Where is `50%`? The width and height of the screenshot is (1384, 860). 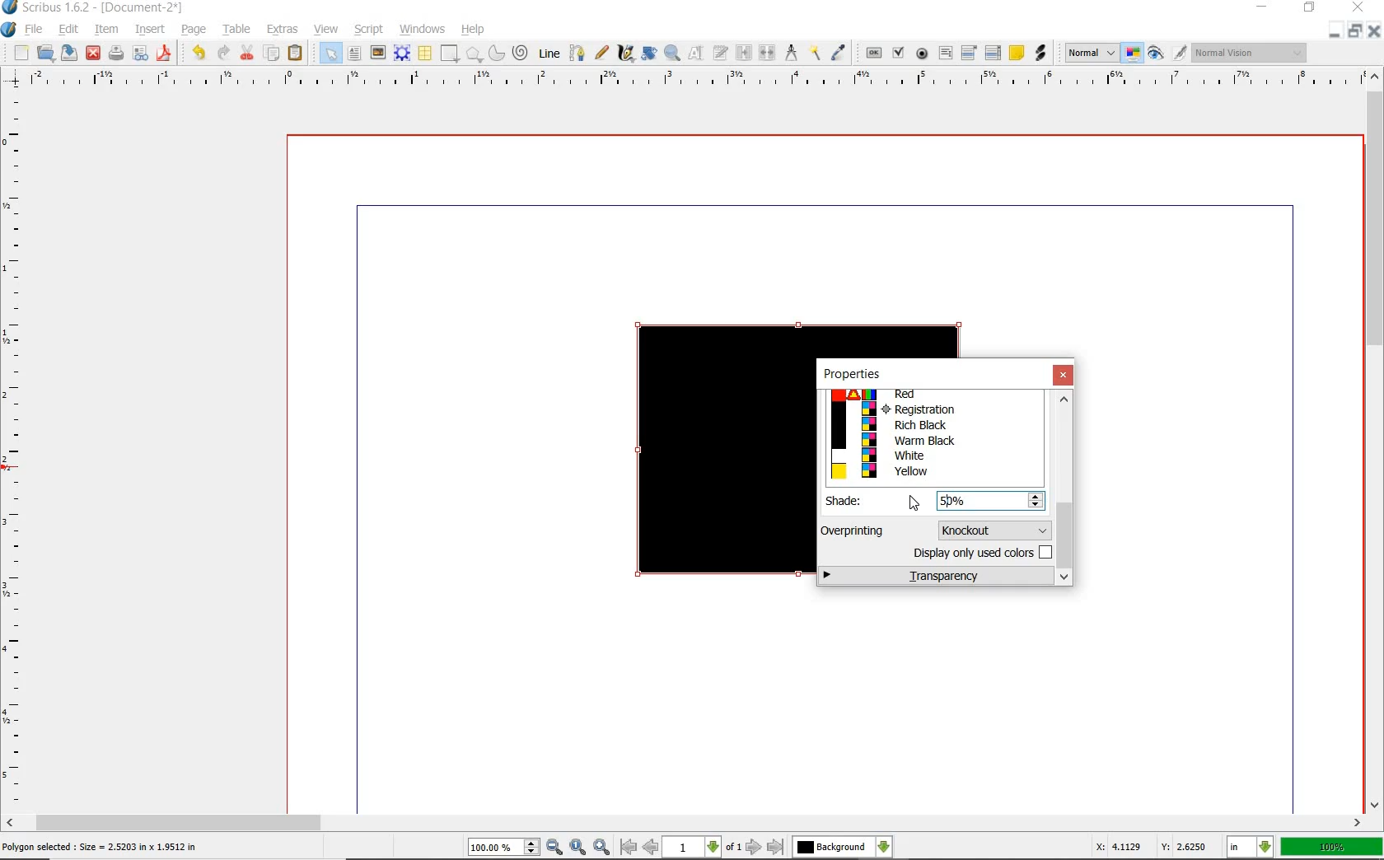
50% is located at coordinates (964, 500).